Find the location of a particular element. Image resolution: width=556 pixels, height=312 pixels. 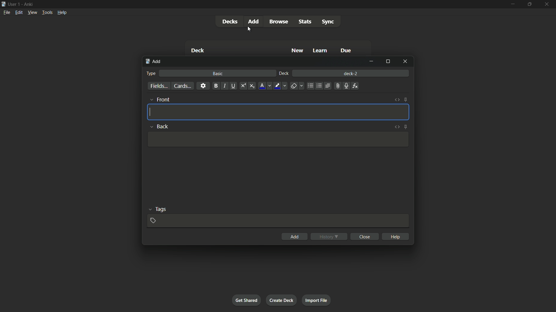

tags is located at coordinates (157, 209).